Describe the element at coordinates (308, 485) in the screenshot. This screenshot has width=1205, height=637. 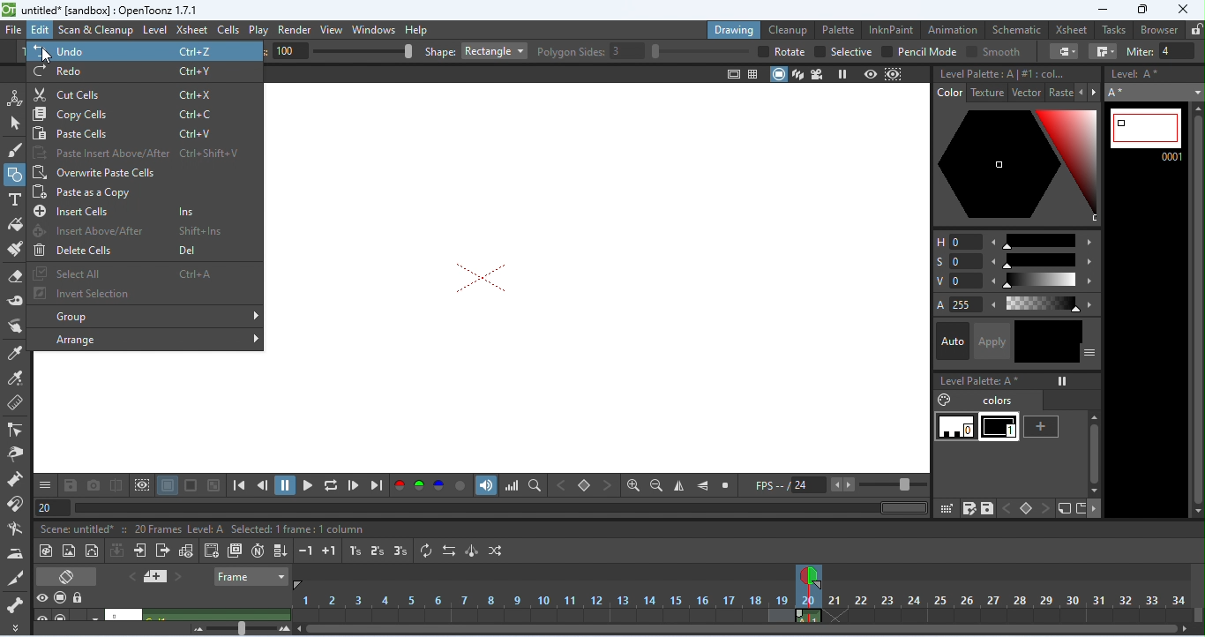
I see `play` at that location.